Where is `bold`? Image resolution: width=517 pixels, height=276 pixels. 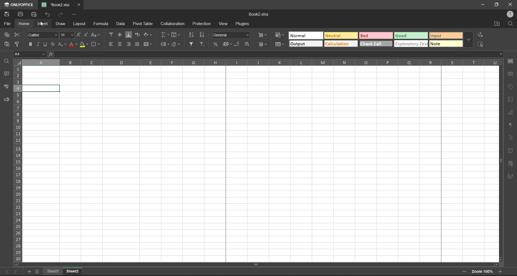
bold is located at coordinates (29, 44).